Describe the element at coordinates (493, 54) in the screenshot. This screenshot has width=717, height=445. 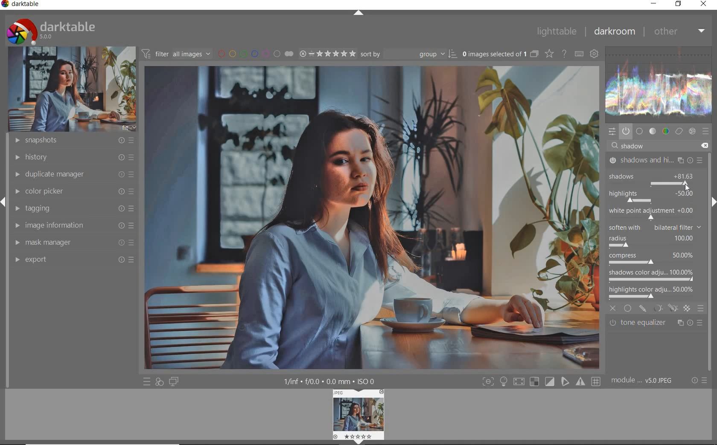
I see `selected images` at that location.